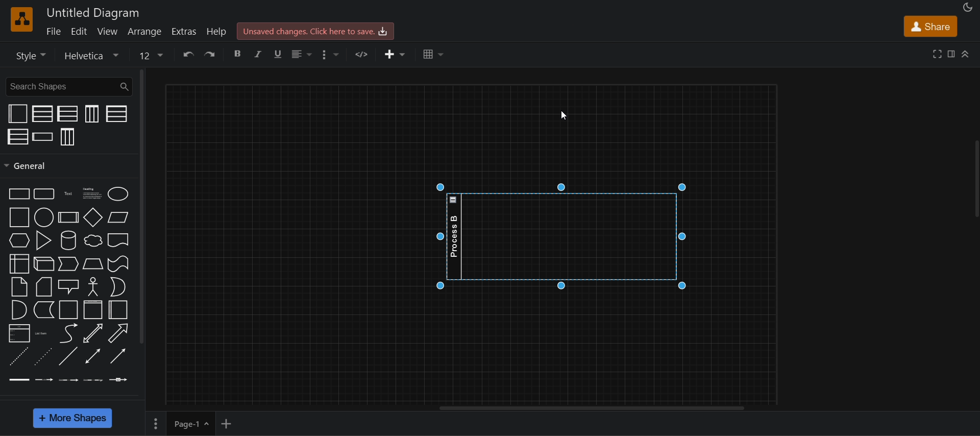 Image resolution: width=980 pixels, height=436 pixels. I want to click on note, so click(20, 286).